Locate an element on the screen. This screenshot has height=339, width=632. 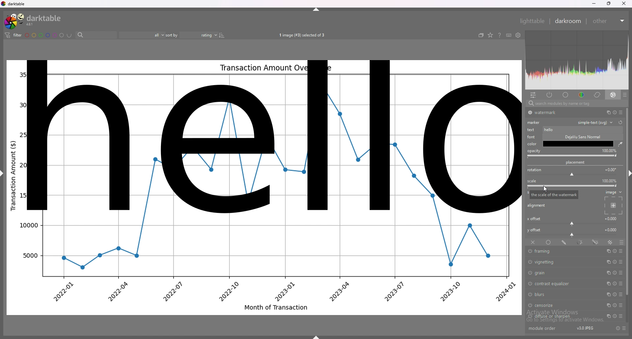
search bar is located at coordinates (94, 35).